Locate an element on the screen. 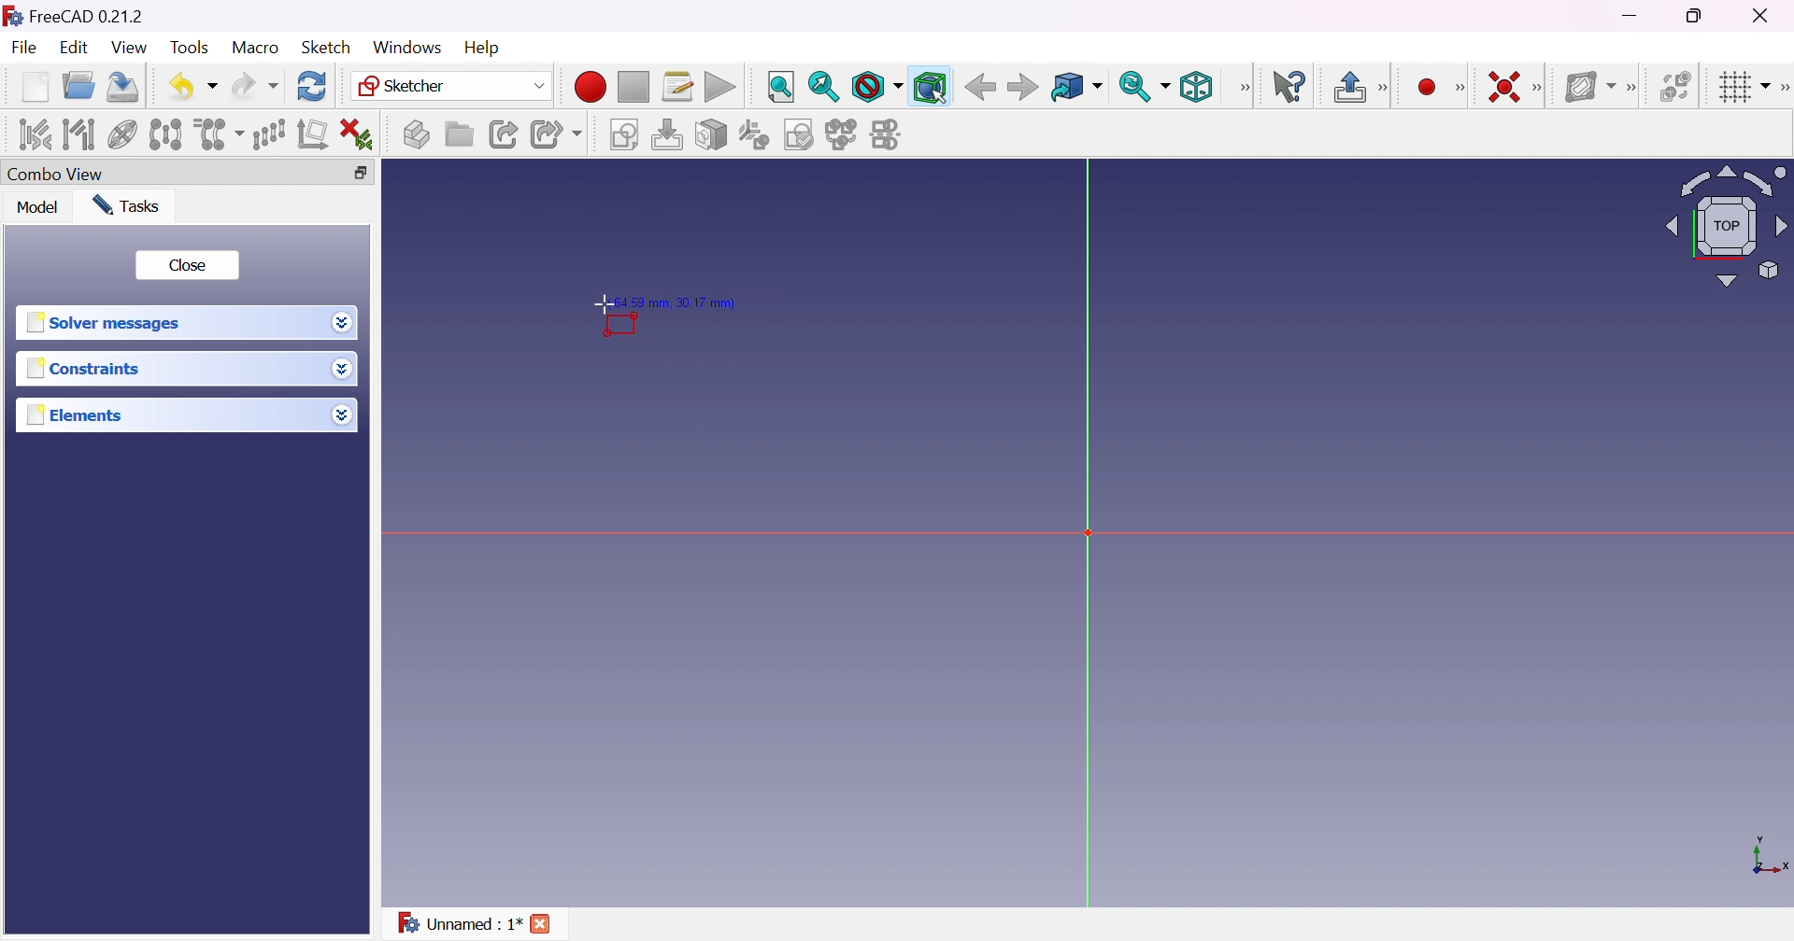 The width and height of the screenshot is (1794, 941). Restore down is located at coordinates (361, 173).